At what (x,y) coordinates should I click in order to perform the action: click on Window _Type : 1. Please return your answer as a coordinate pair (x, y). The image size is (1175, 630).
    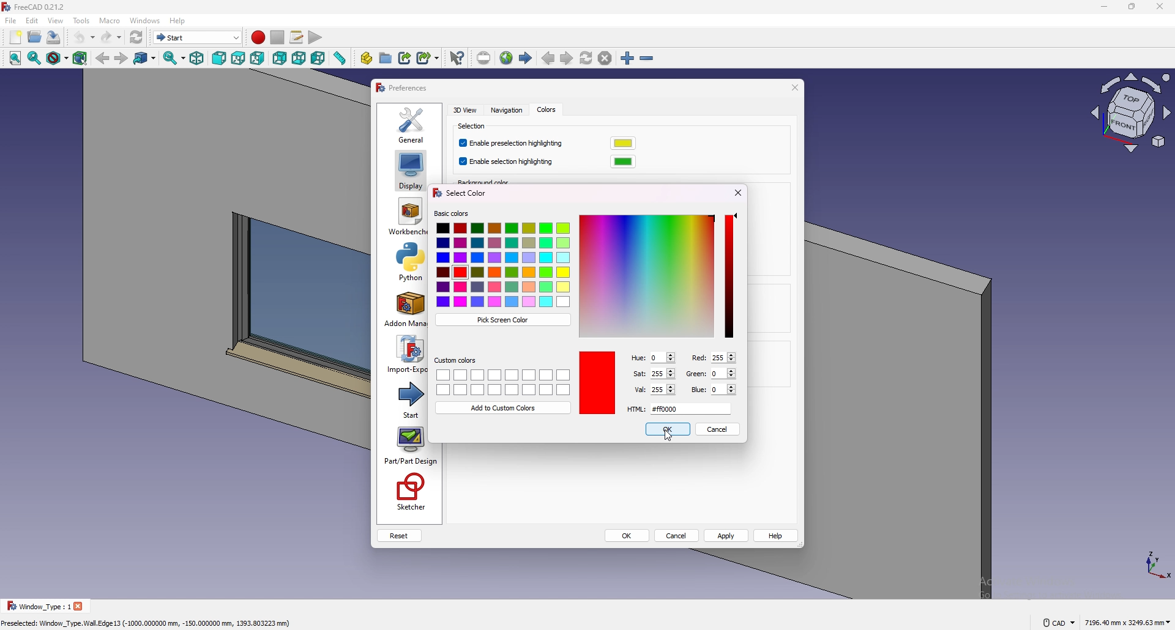
    Looking at the image, I should click on (37, 606).